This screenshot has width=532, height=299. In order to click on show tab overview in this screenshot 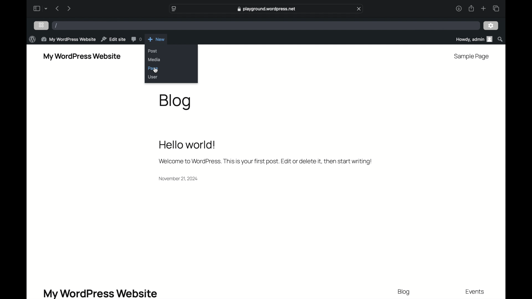, I will do `click(497, 8)`.